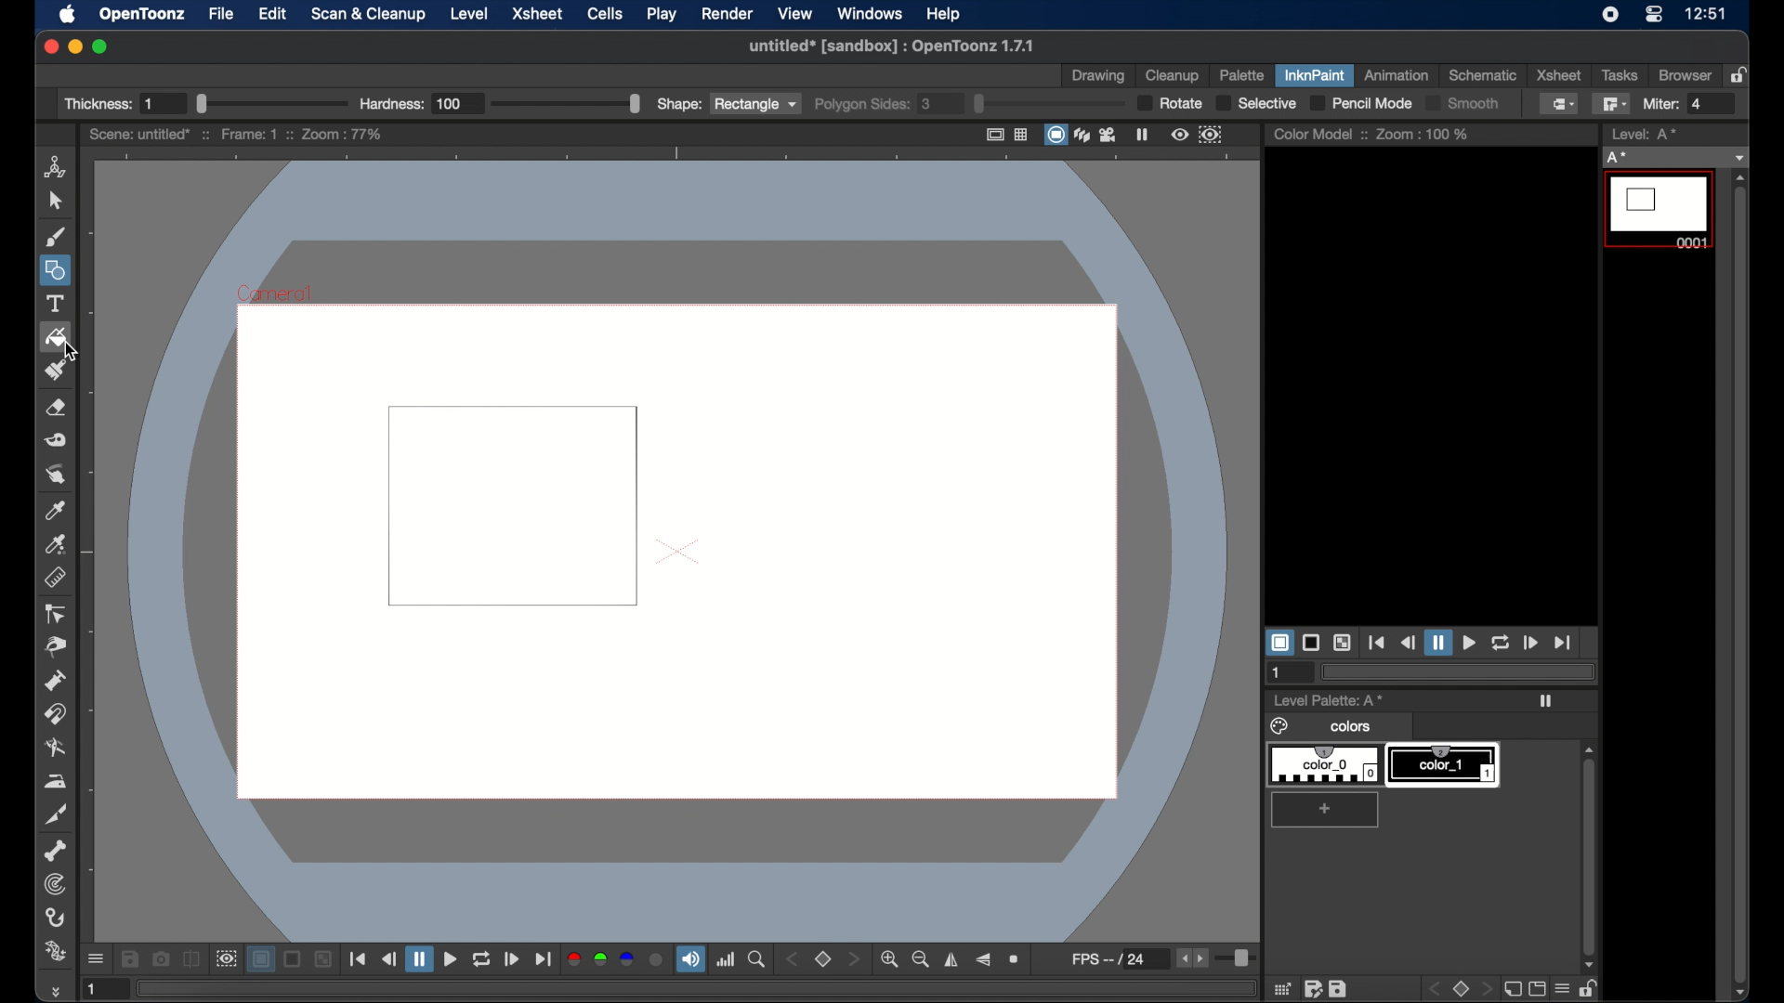 The height and width of the screenshot is (1003, 1784). I want to click on palette, so click(1241, 77).